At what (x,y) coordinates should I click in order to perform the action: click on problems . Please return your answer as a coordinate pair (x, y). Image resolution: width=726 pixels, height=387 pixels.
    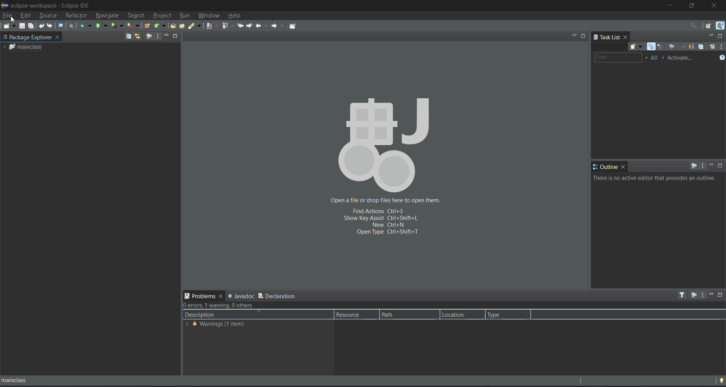
    Looking at the image, I should click on (197, 296).